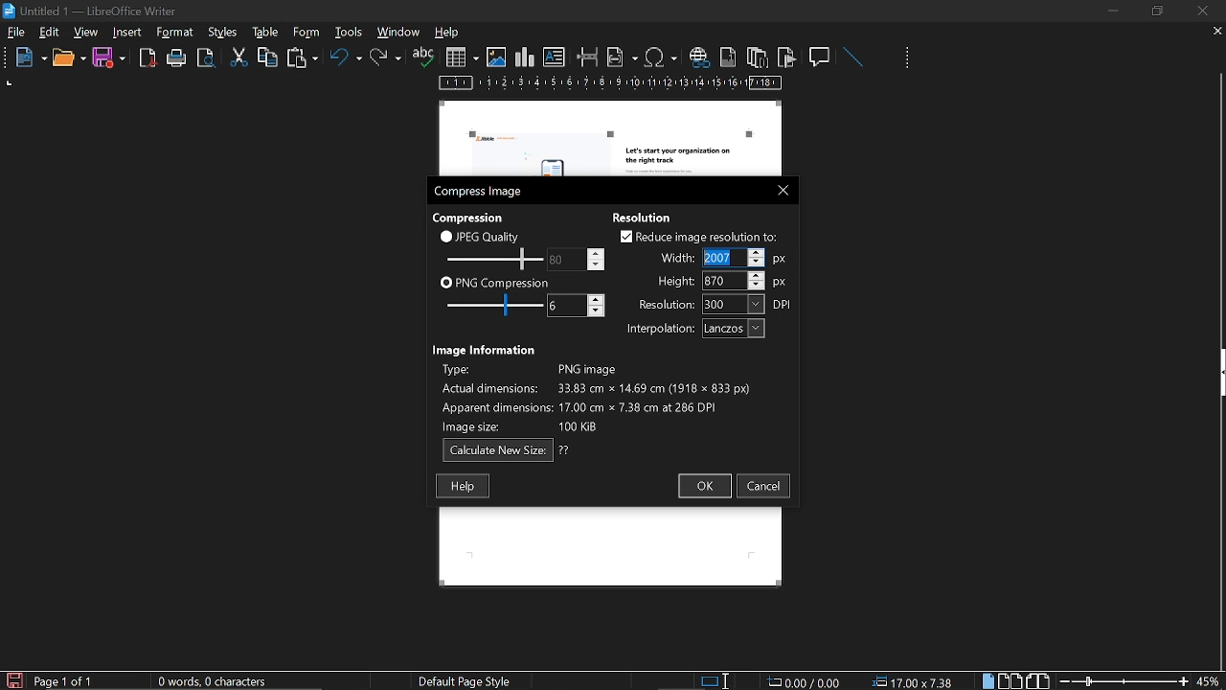 Image resolution: width=1226 pixels, height=690 pixels. I want to click on interpolation, so click(692, 329).